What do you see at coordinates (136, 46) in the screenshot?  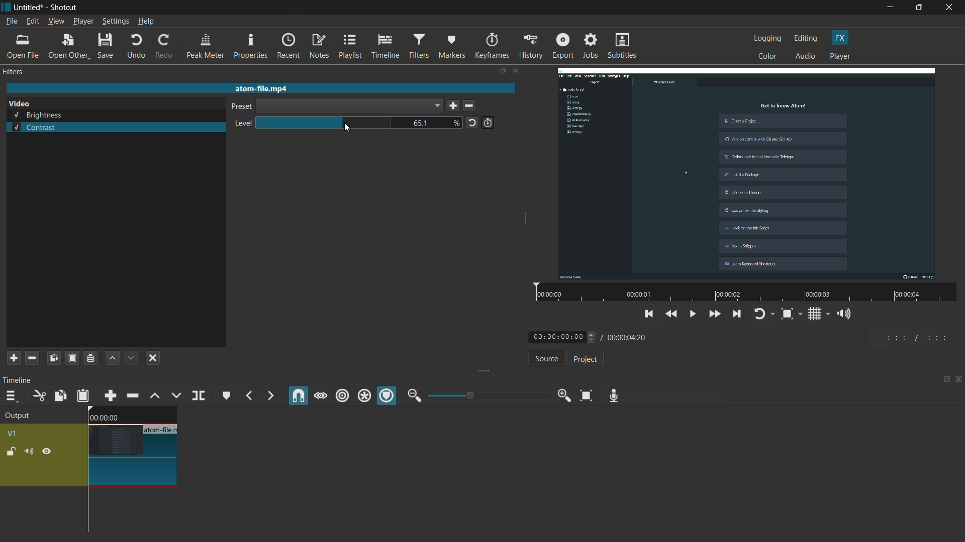 I see `undo` at bounding box center [136, 46].